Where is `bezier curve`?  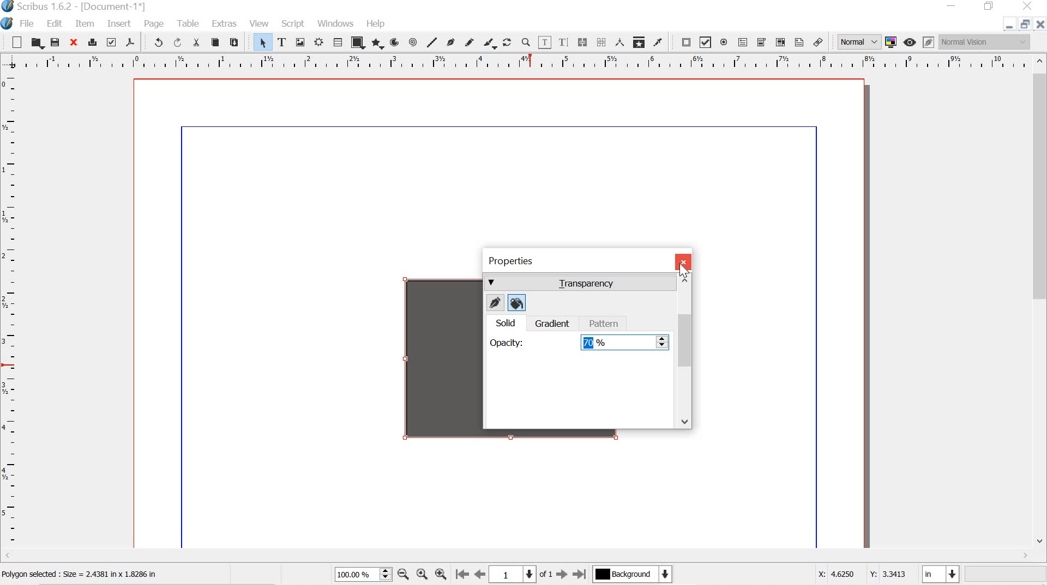 bezier curve is located at coordinates (452, 41).